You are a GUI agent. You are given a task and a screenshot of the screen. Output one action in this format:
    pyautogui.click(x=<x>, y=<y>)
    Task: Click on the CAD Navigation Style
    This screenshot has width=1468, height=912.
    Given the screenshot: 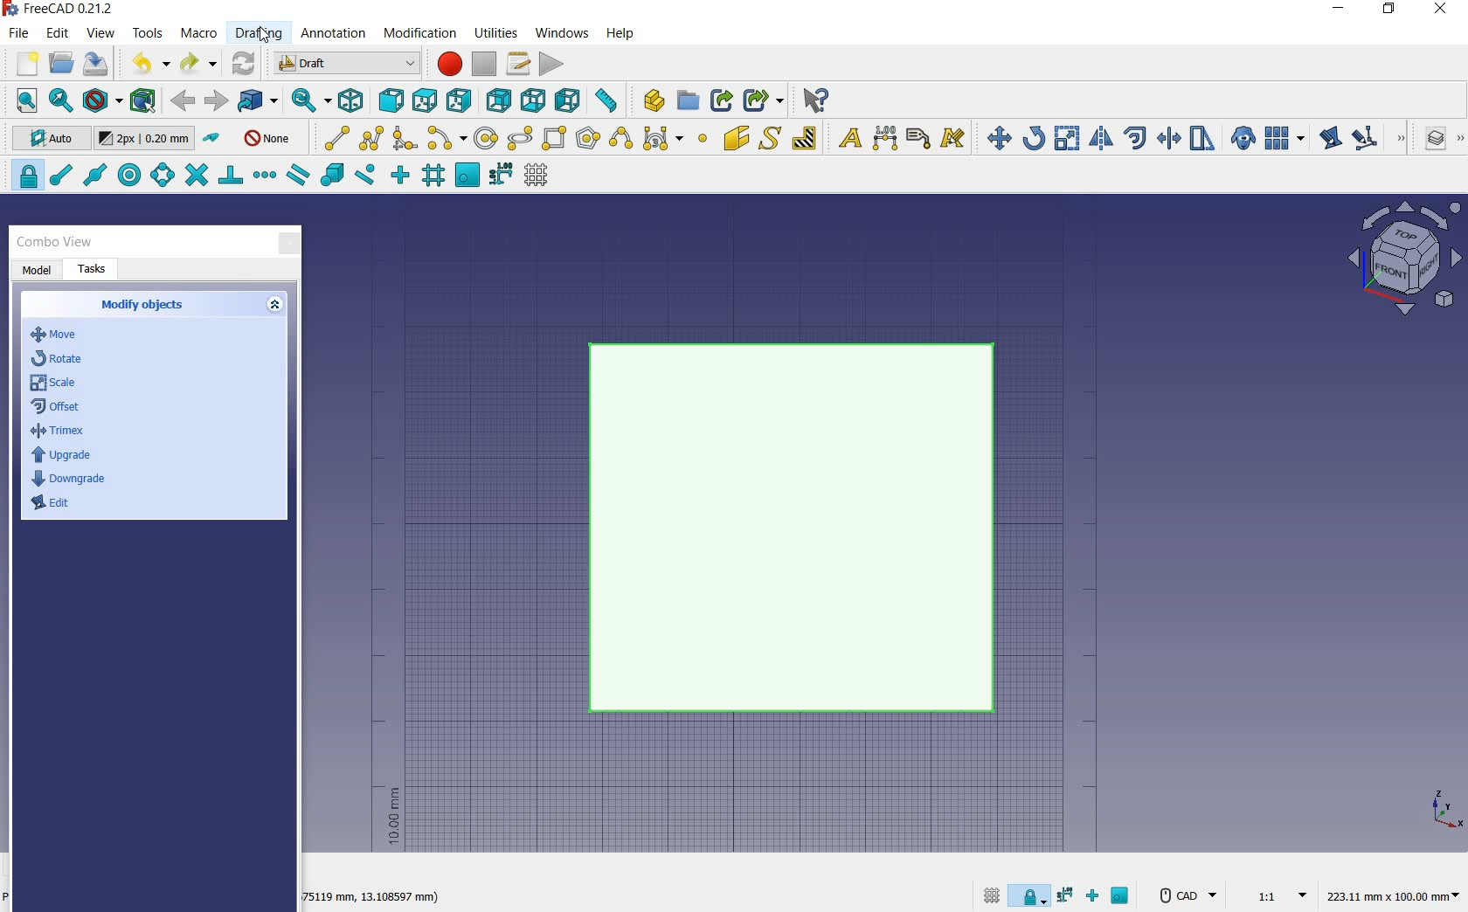 What is the action you would take?
    pyautogui.click(x=1186, y=895)
    